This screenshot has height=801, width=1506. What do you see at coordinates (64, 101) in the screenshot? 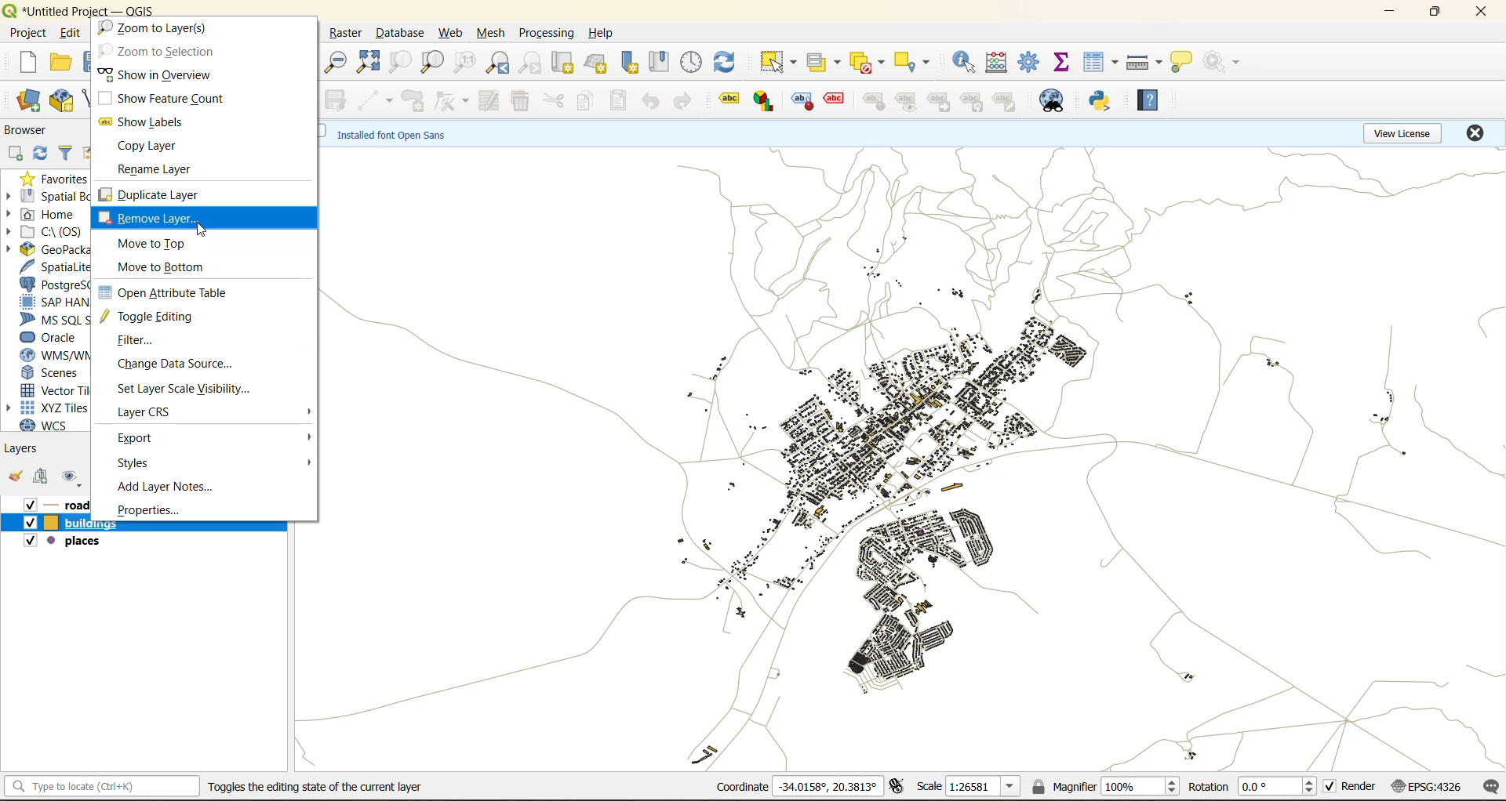
I see `new geopackage` at bounding box center [64, 101].